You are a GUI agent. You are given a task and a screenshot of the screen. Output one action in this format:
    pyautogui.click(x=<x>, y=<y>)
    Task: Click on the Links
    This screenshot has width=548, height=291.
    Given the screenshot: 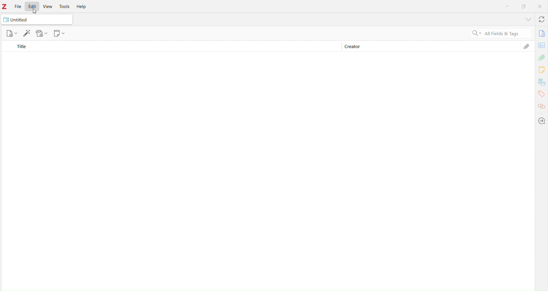 What is the action you would take?
    pyautogui.click(x=542, y=105)
    